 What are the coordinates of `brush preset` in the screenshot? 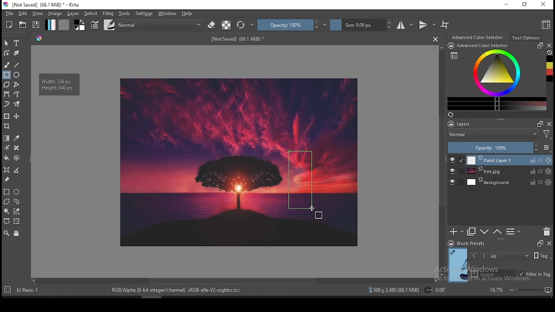 It's located at (466, 243).